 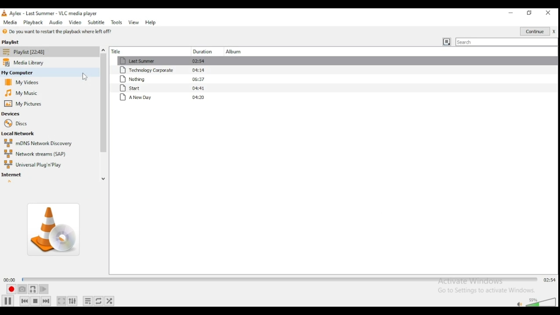 What do you see at coordinates (45, 289) in the screenshot?
I see `frame by frame` at bounding box center [45, 289].